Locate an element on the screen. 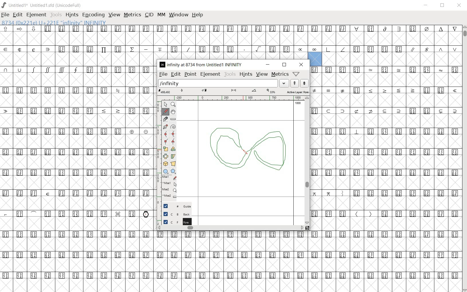 Image resolution: width=467 pixels, height=292 pixels. show the previous or next word list is located at coordinates (299, 83).